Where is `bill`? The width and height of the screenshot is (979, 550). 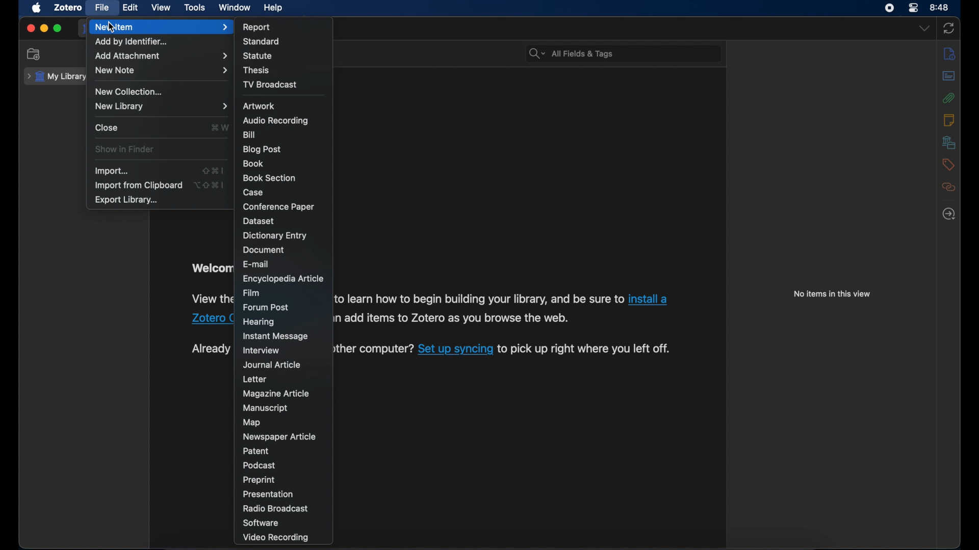 bill is located at coordinates (251, 135).